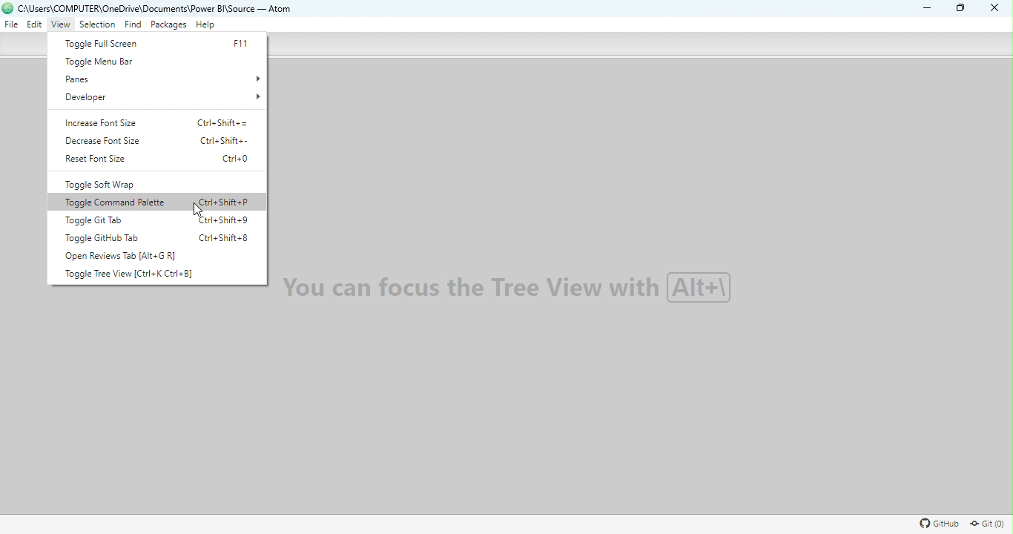  I want to click on Decrease font size, so click(156, 139).